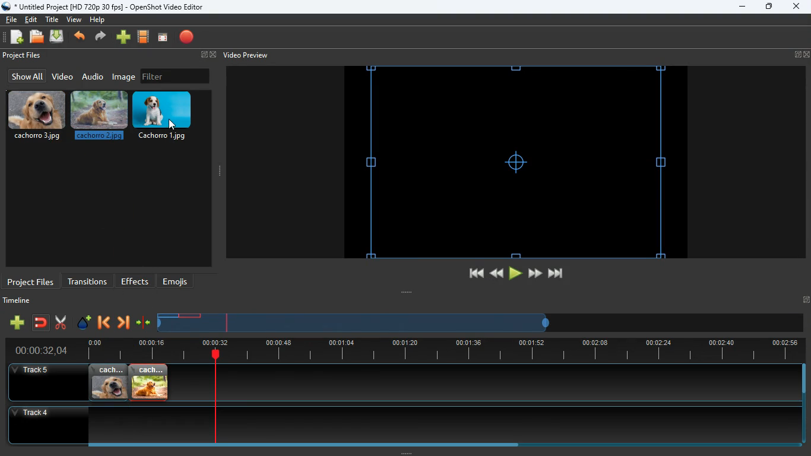  What do you see at coordinates (150, 382) in the screenshot?
I see `cachorro.2.jpg` at bounding box center [150, 382].